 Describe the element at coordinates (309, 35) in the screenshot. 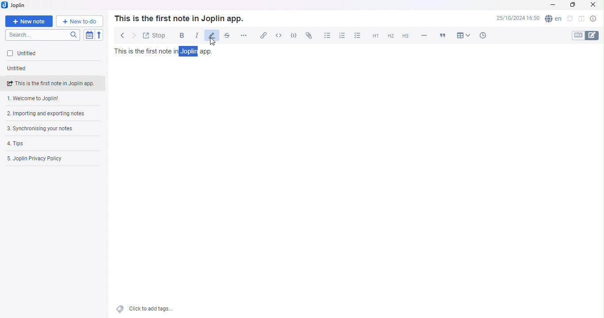

I see `Attach file` at that location.